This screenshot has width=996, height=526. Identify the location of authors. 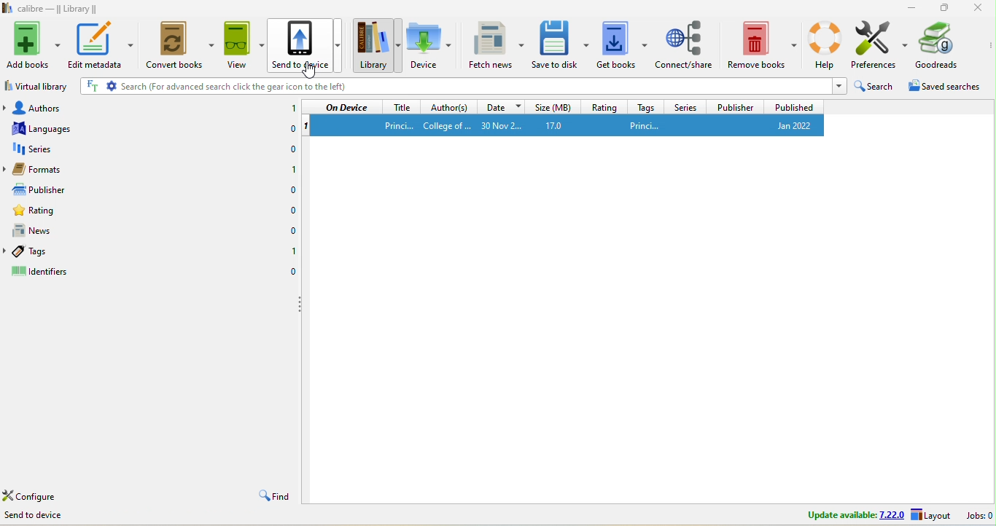
(136, 109).